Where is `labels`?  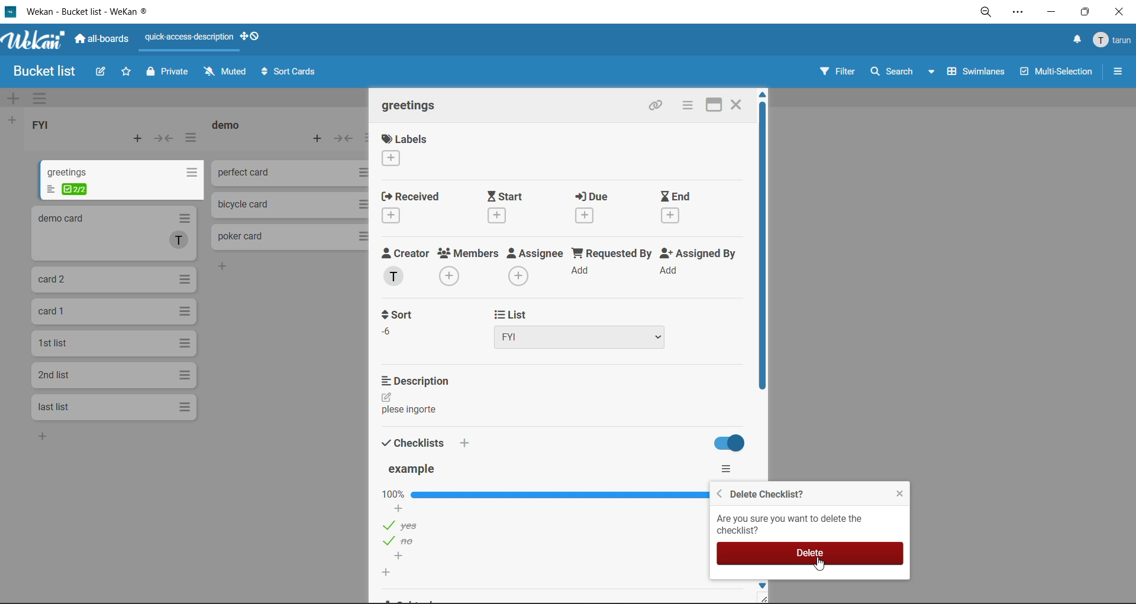 labels is located at coordinates (397, 150).